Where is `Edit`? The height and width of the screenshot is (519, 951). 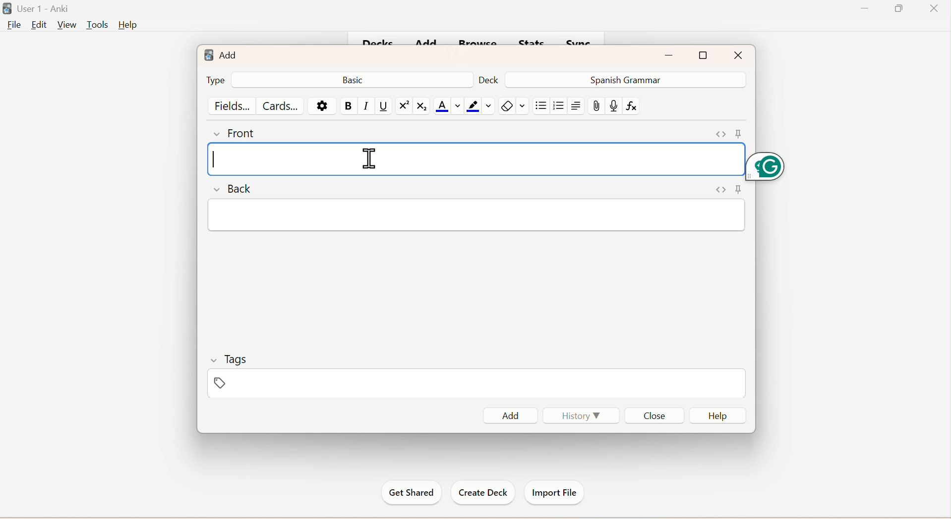 Edit is located at coordinates (38, 25).